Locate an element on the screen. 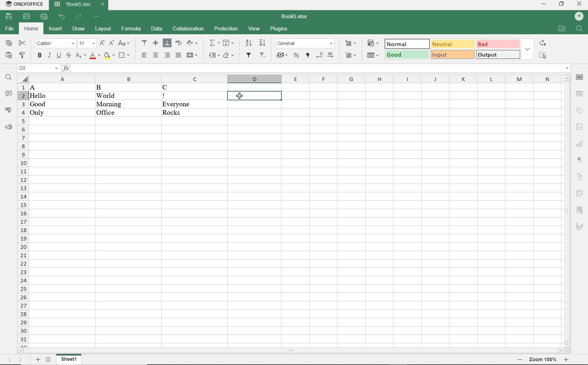  DOCUMENT NAME is located at coordinates (80, 5).